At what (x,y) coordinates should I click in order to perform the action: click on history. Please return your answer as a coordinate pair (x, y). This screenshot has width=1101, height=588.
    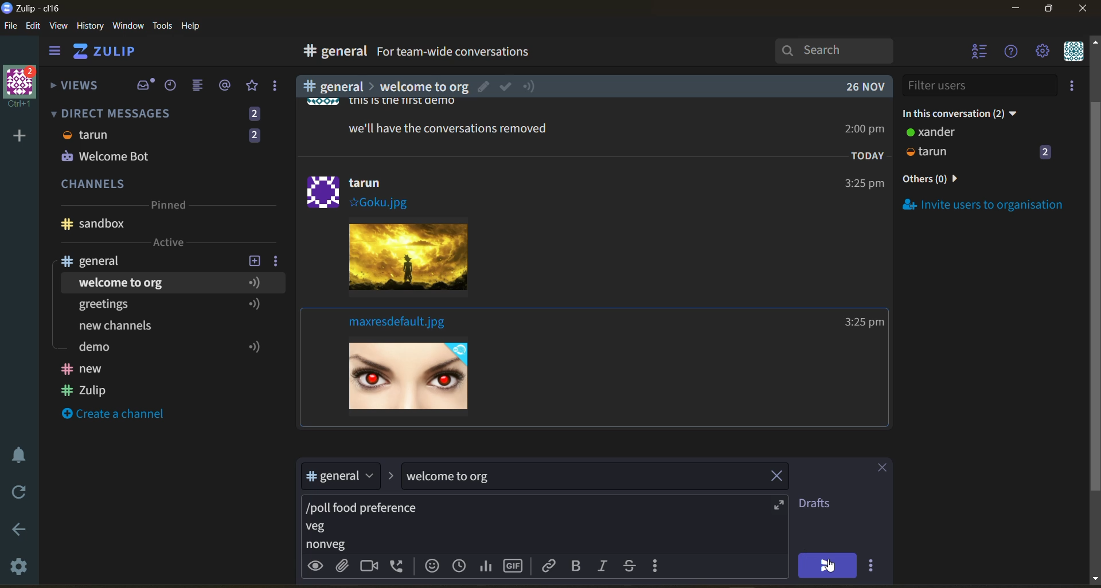
    Looking at the image, I should click on (90, 28).